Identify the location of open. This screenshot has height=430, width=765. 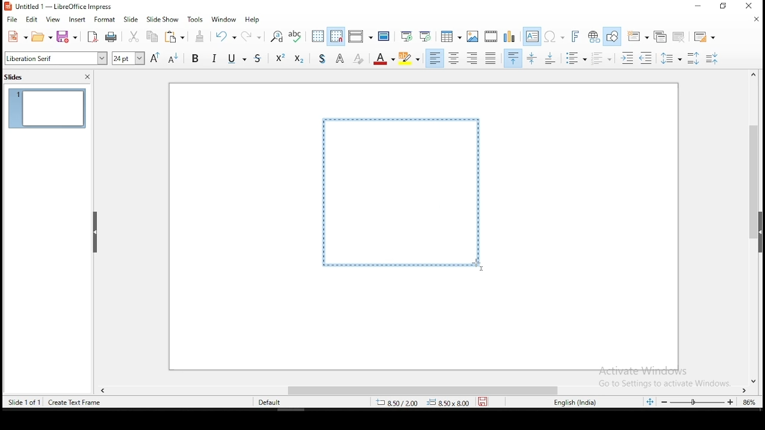
(41, 38).